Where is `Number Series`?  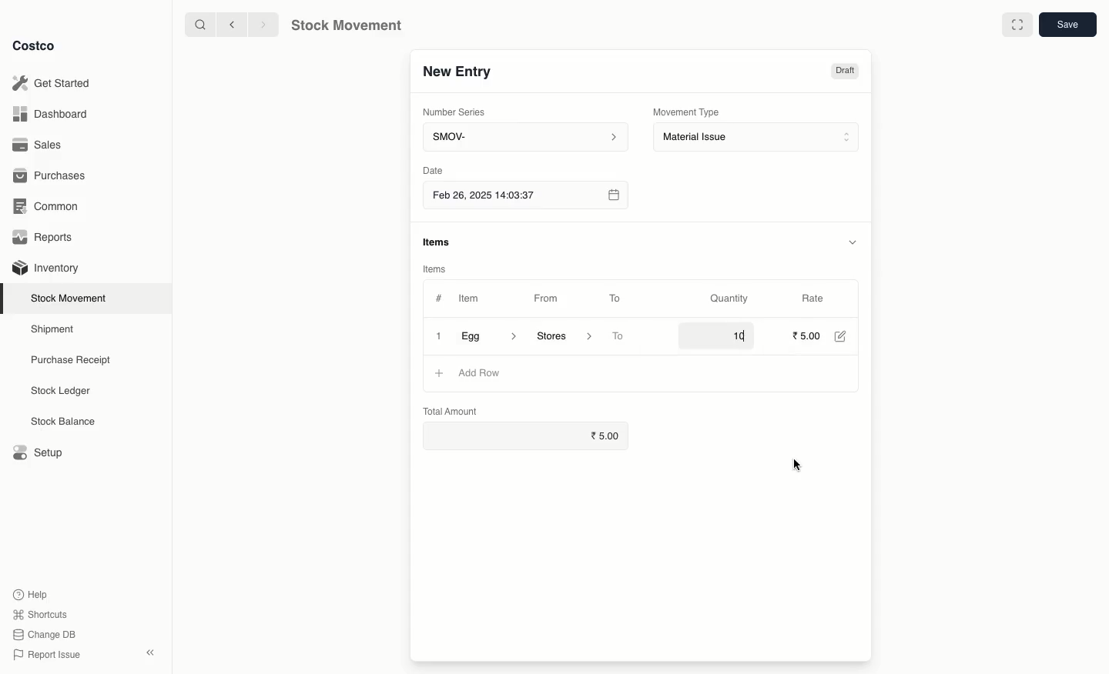
Number Series is located at coordinates (460, 115).